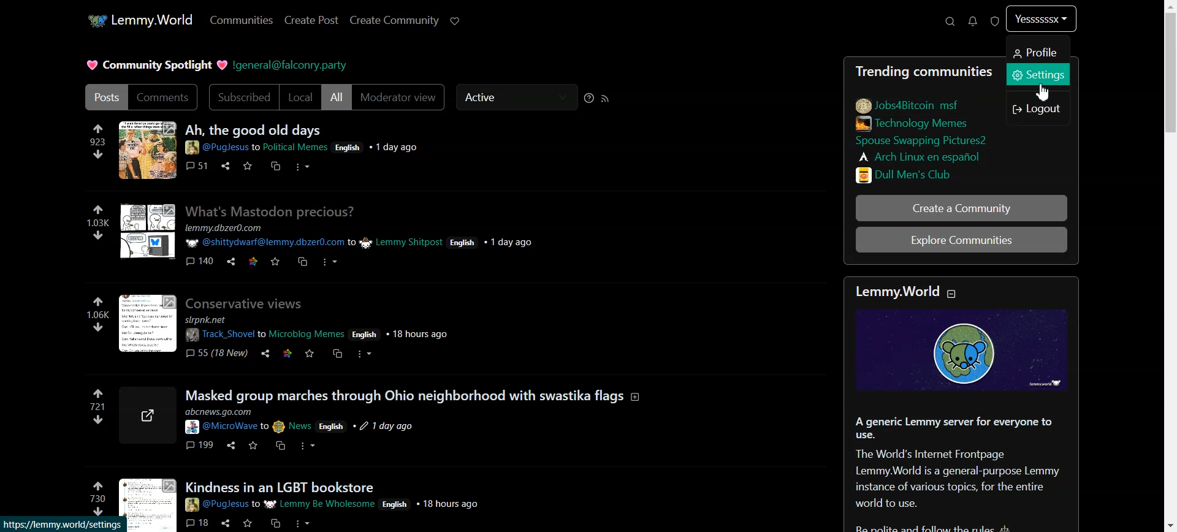 The width and height of the screenshot is (1177, 532). Describe the element at coordinates (394, 21) in the screenshot. I see `Create Community` at that location.